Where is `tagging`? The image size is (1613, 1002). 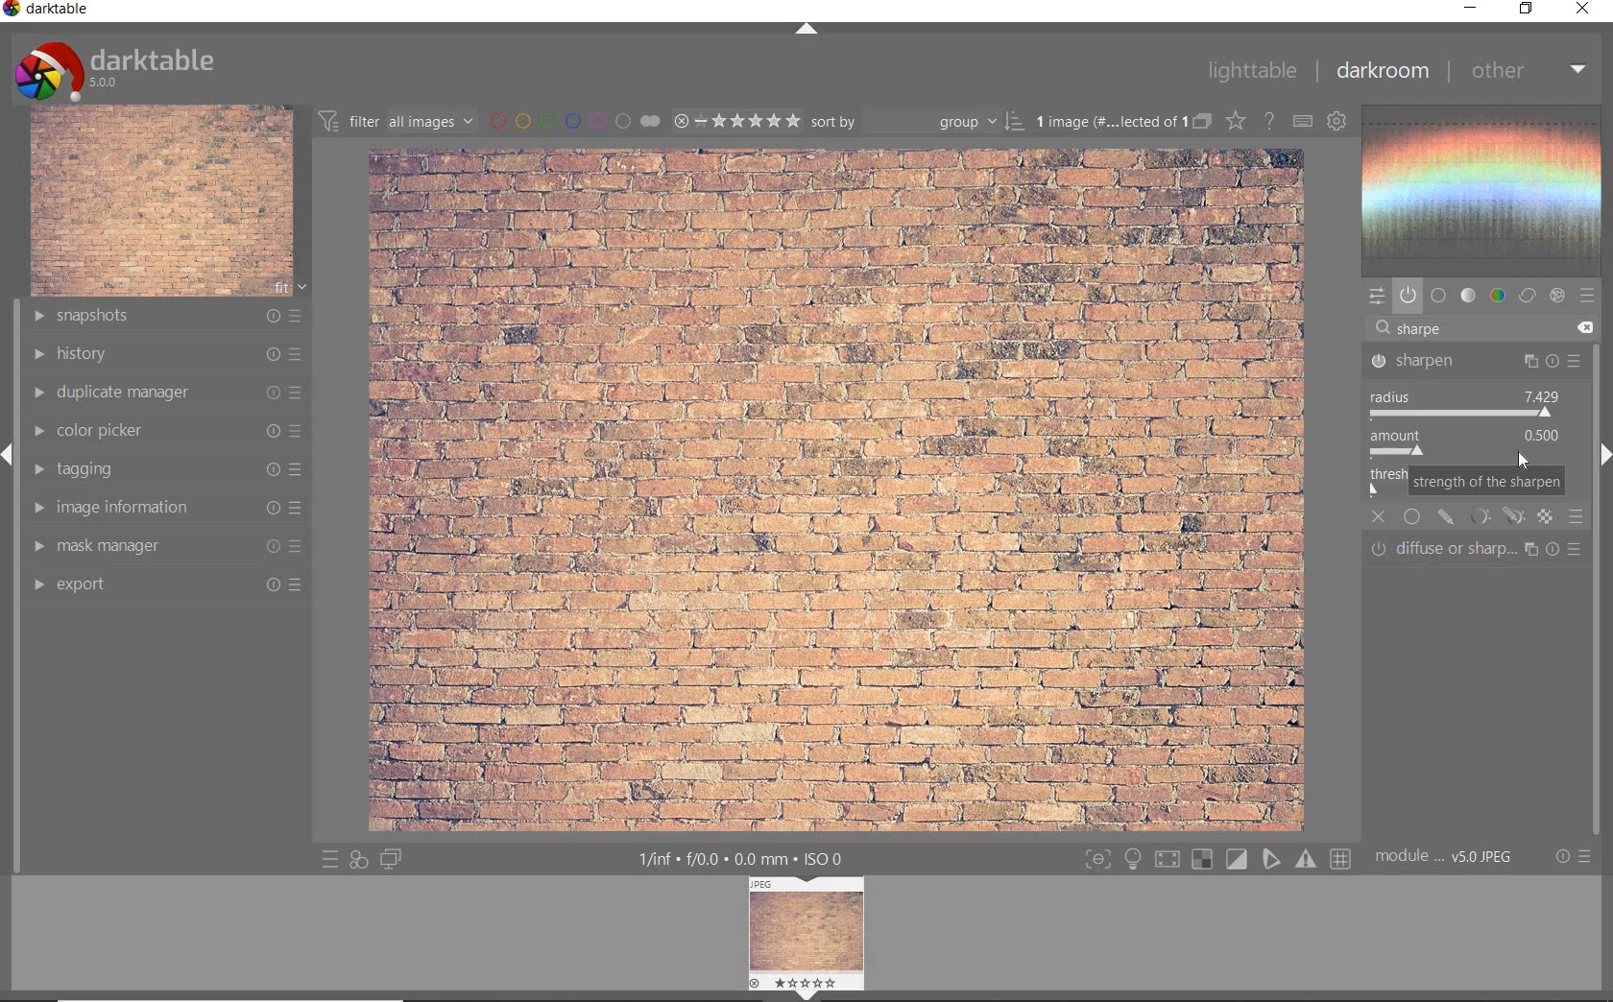 tagging is located at coordinates (170, 469).